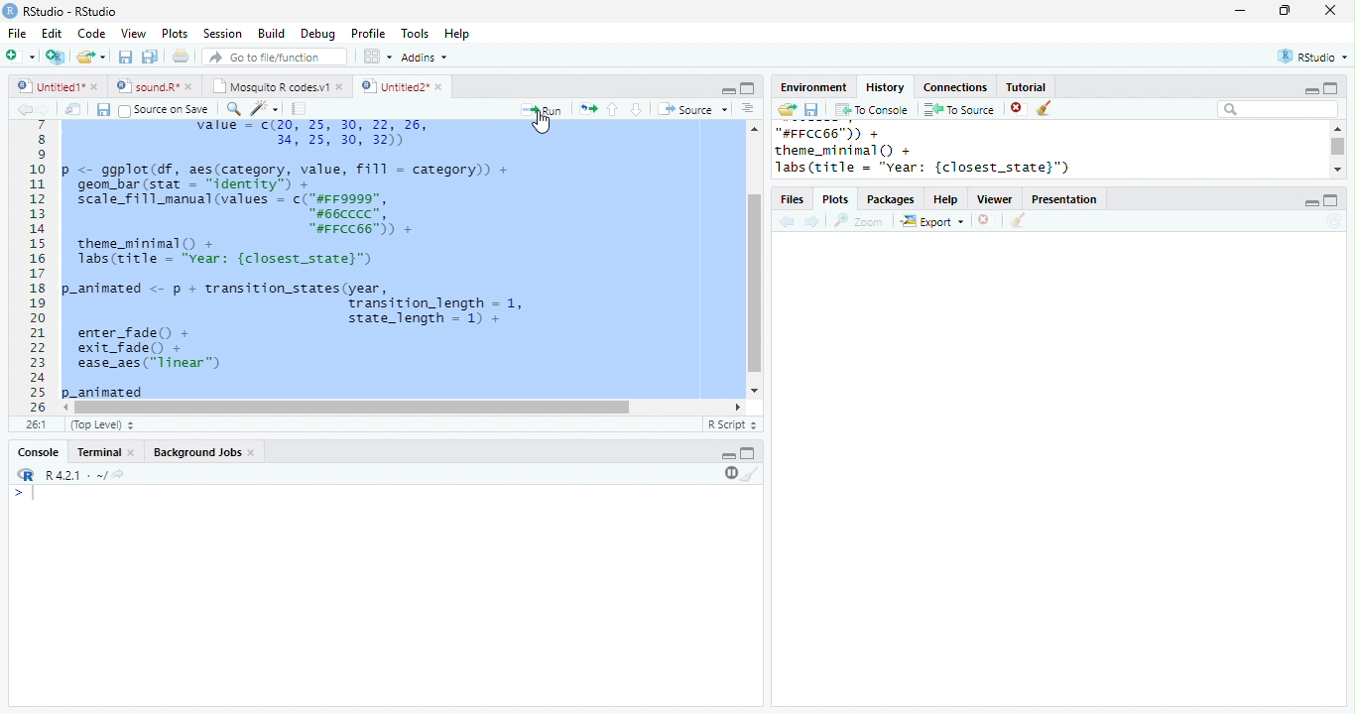 The image size is (1355, 714). I want to click on close, so click(254, 454).